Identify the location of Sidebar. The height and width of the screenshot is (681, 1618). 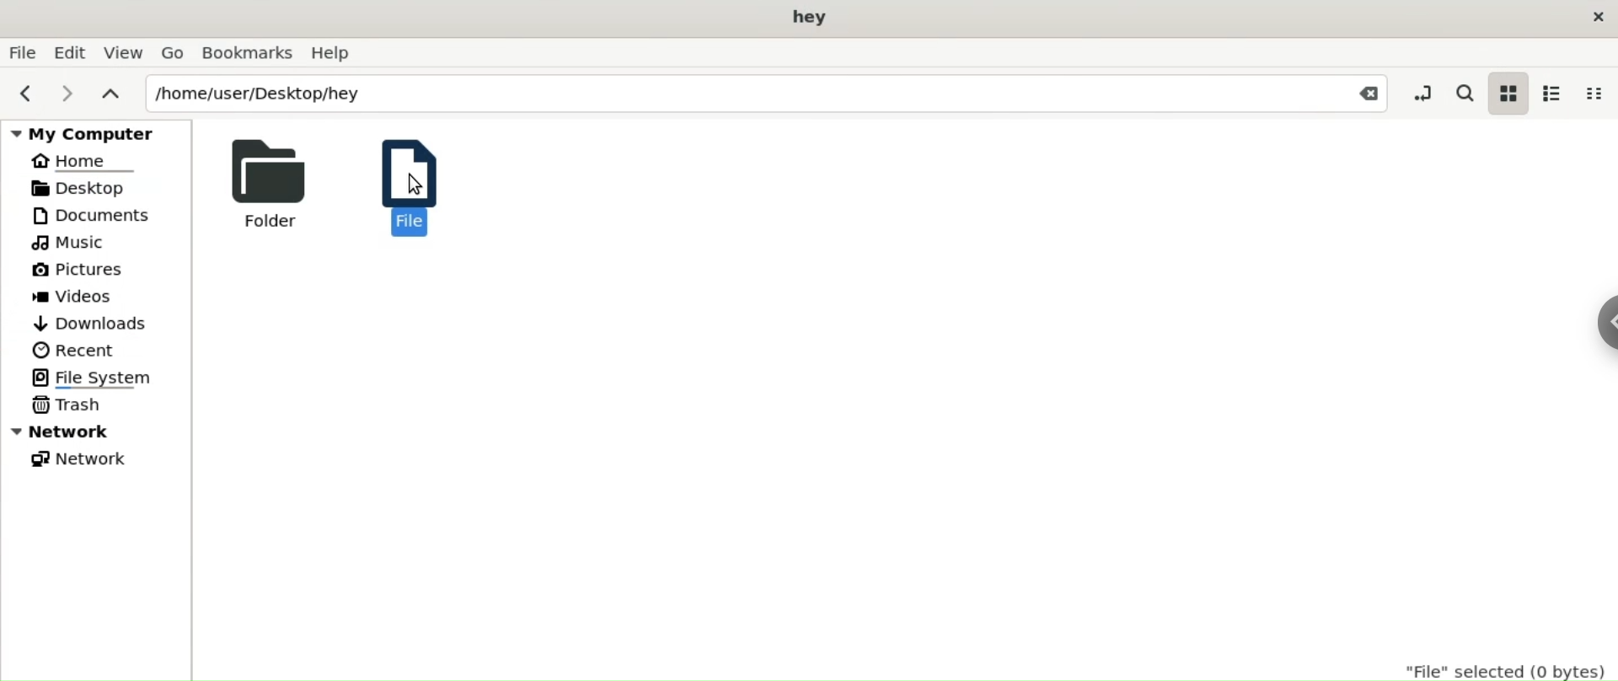
(1600, 339).